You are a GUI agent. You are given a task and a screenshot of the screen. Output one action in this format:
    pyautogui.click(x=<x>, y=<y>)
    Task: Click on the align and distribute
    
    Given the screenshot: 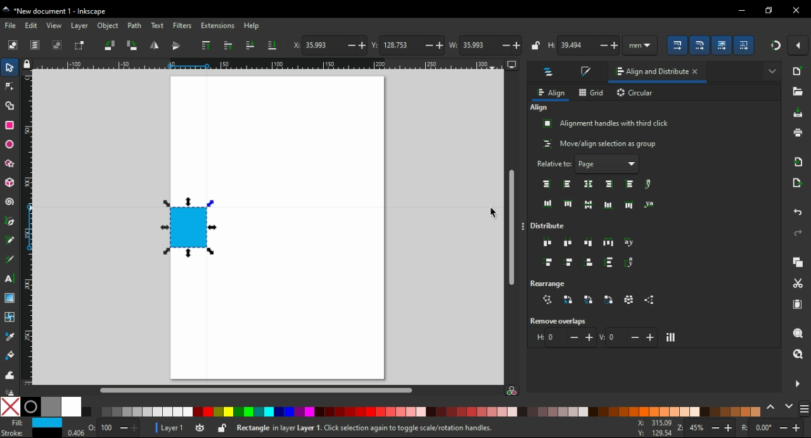 What is the action you would take?
    pyautogui.click(x=646, y=73)
    